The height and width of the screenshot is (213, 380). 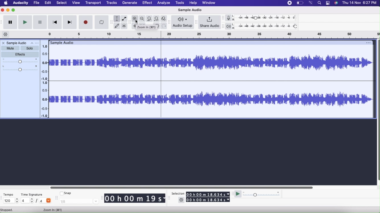 I want to click on Minimize, so click(x=8, y=11).